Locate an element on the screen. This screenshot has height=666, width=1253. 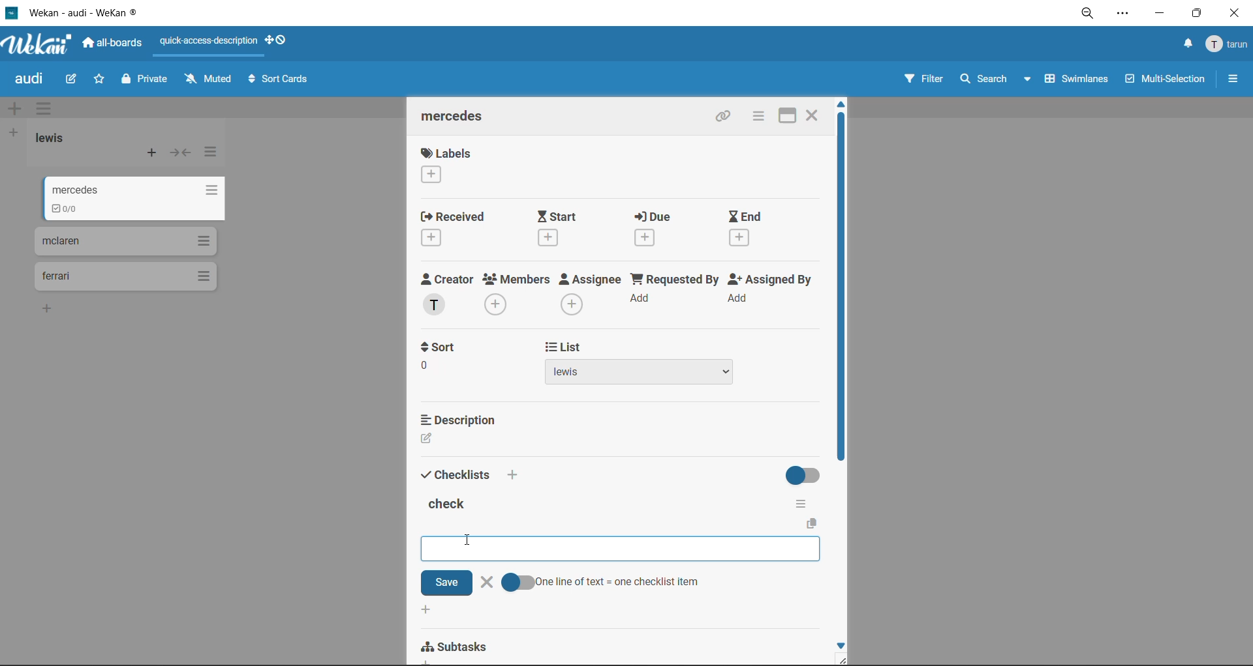
swimlane actions is located at coordinates (48, 110).